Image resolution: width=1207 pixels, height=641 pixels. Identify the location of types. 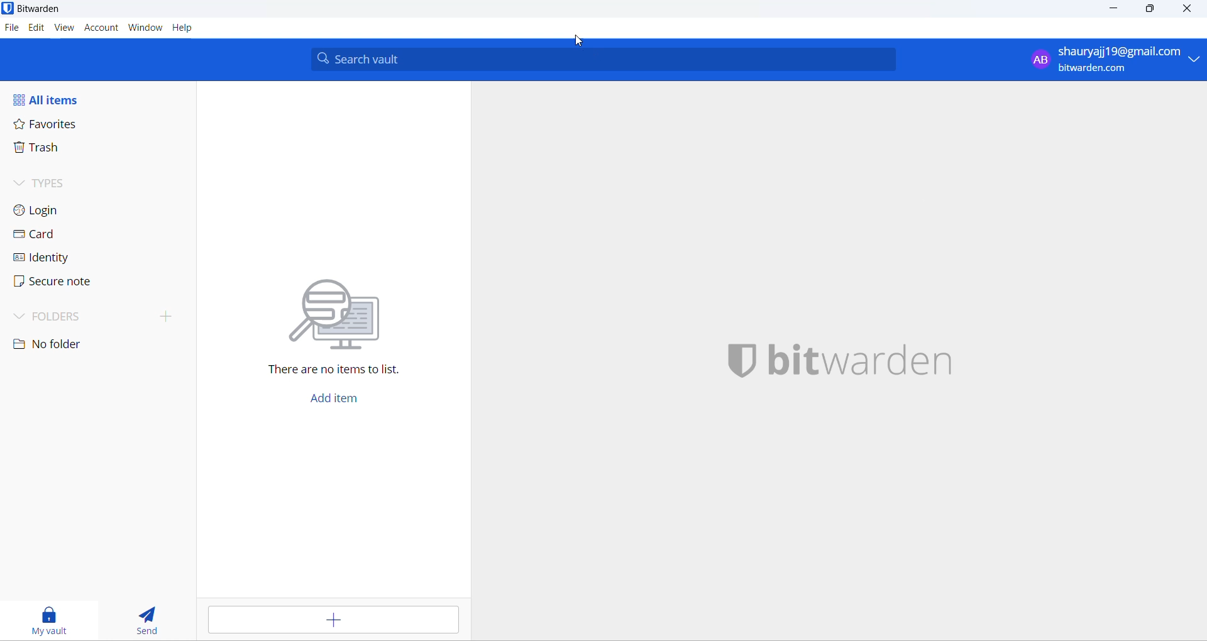
(55, 184).